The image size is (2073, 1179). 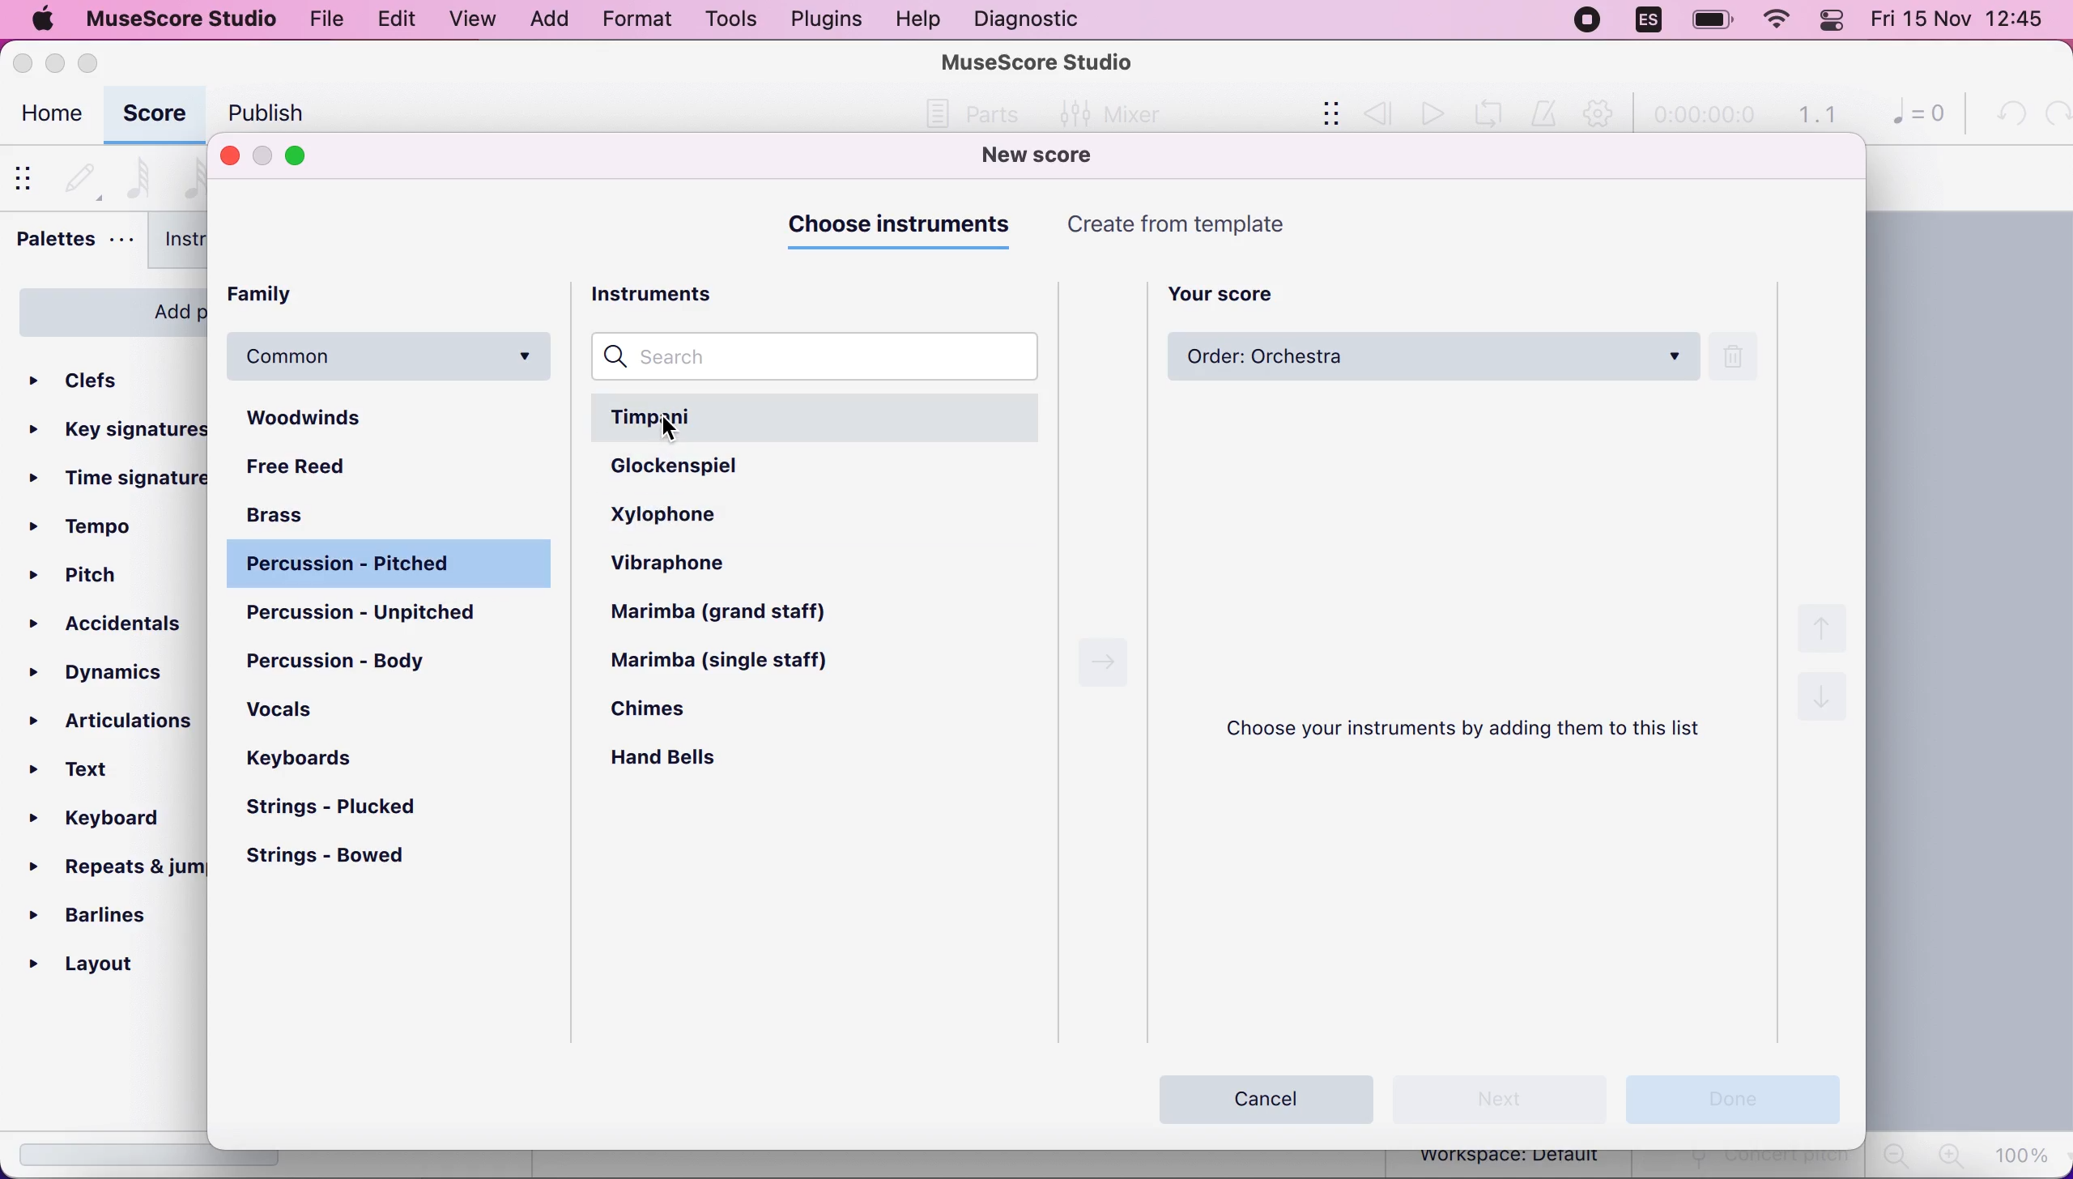 I want to click on order: orchestra, so click(x=1430, y=358).